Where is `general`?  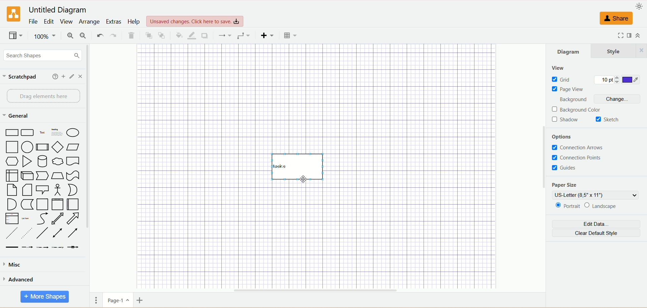
general is located at coordinates (18, 116).